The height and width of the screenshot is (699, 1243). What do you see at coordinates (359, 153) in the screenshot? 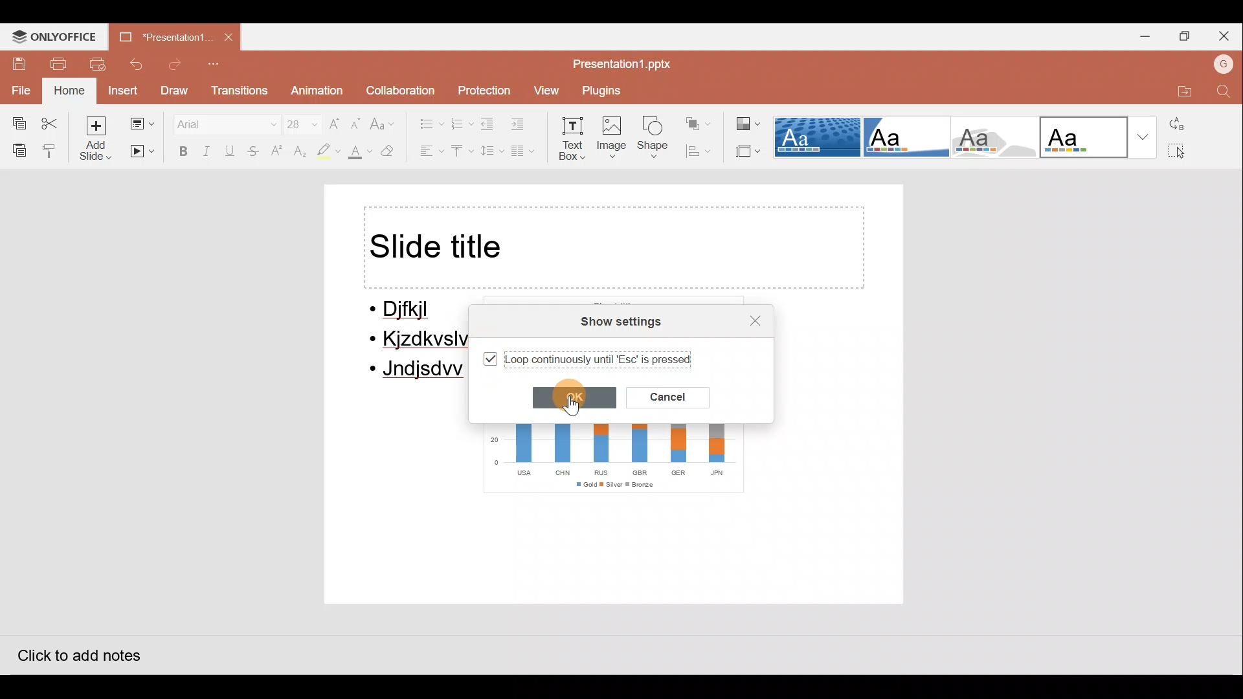
I see `Fill colour` at bounding box center [359, 153].